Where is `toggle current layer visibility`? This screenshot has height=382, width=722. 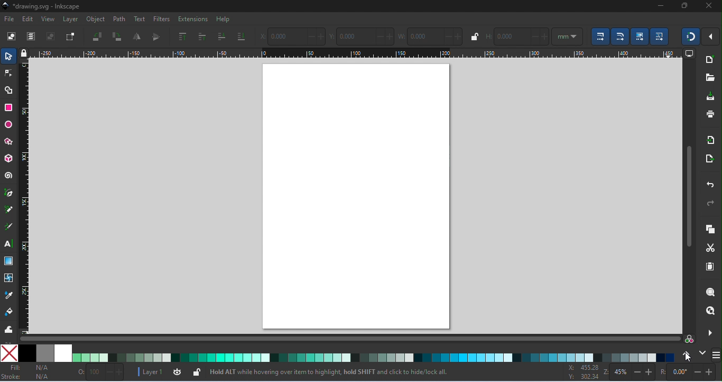
toggle current layer visibility is located at coordinates (177, 371).